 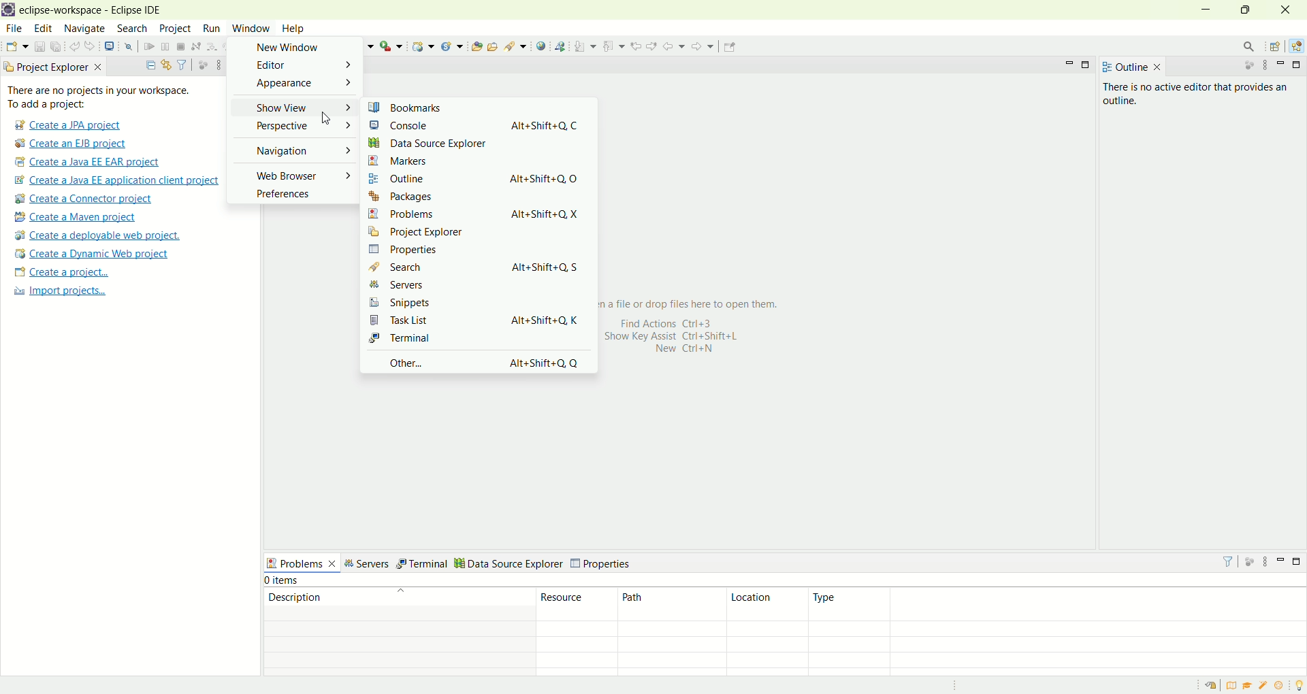 What do you see at coordinates (148, 63) in the screenshot?
I see `collapse all` at bounding box center [148, 63].